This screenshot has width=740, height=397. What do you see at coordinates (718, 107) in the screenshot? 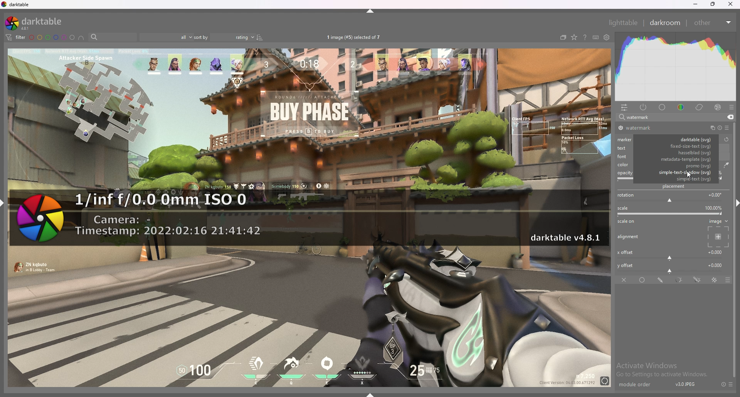
I see `effect` at bounding box center [718, 107].